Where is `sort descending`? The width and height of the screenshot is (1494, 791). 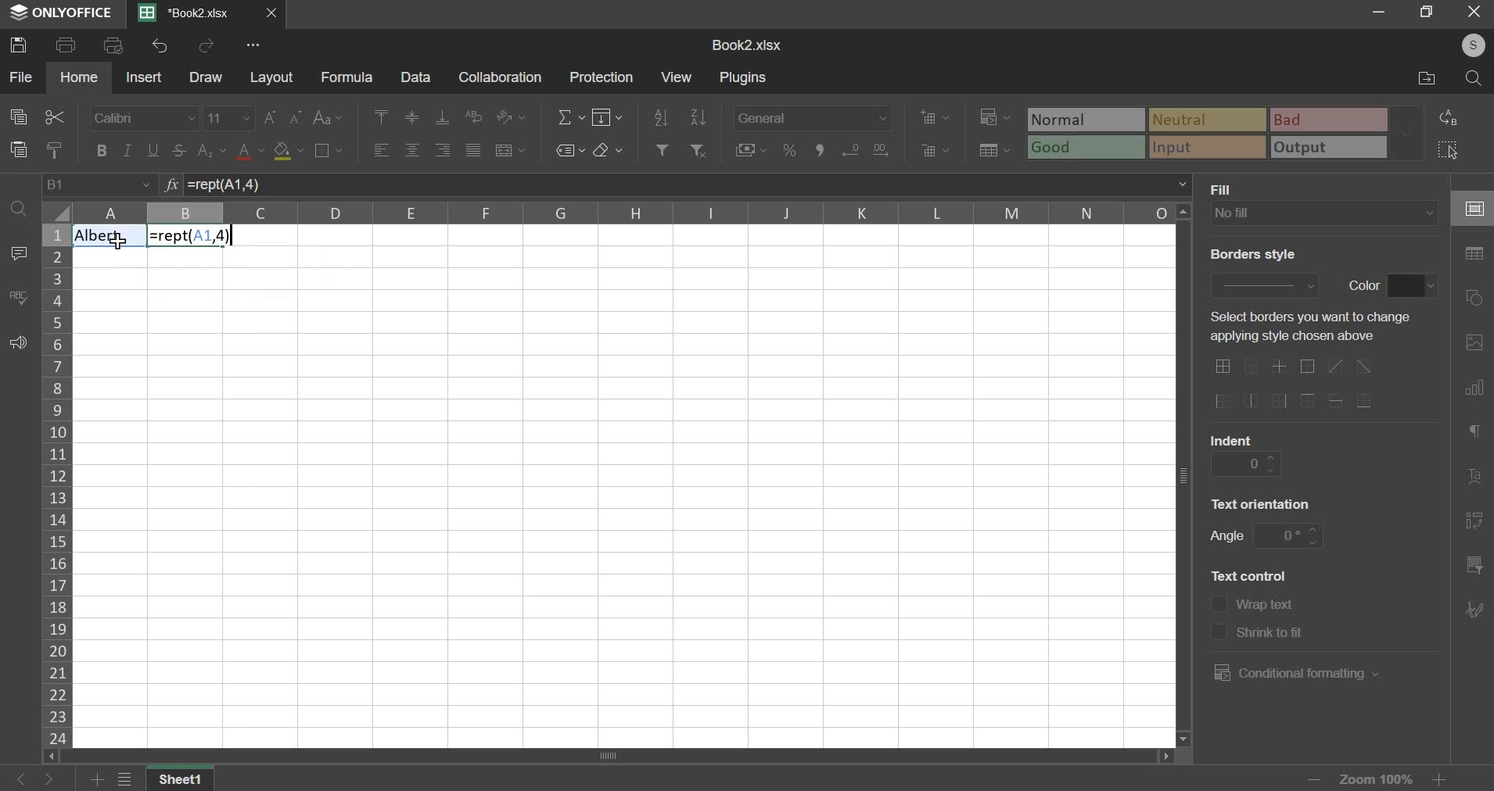 sort descending is located at coordinates (698, 117).